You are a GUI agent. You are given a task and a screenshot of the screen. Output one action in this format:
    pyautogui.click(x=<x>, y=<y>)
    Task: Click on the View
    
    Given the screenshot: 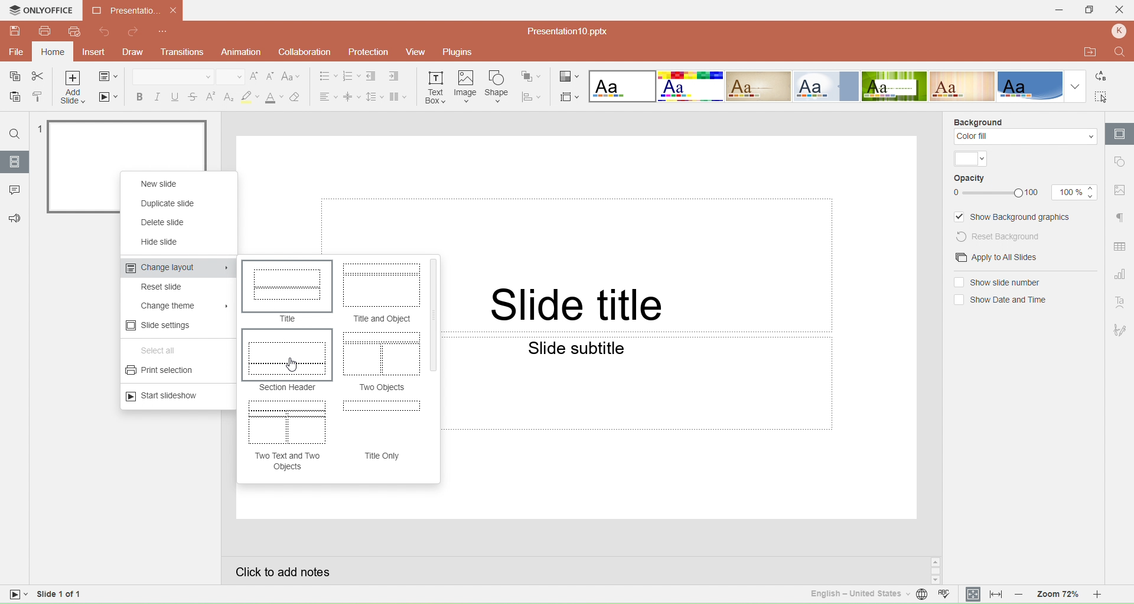 What is the action you would take?
    pyautogui.click(x=414, y=53)
    